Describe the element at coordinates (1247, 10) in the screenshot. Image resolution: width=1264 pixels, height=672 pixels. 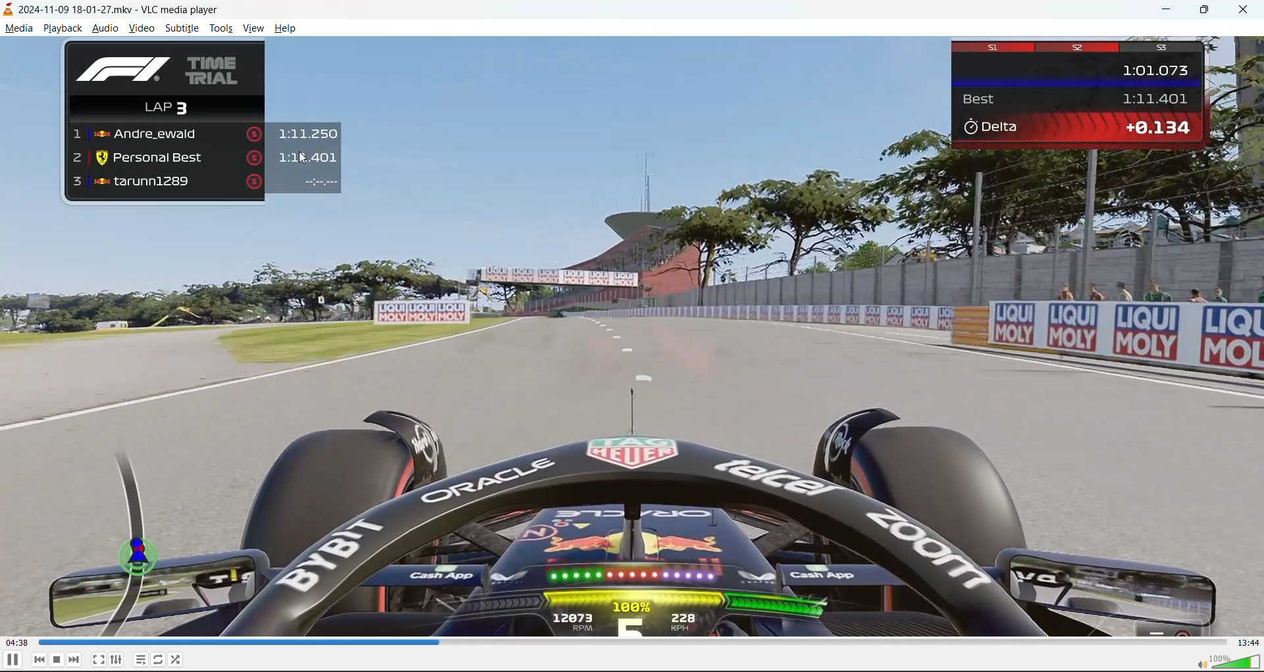
I see `close` at that location.